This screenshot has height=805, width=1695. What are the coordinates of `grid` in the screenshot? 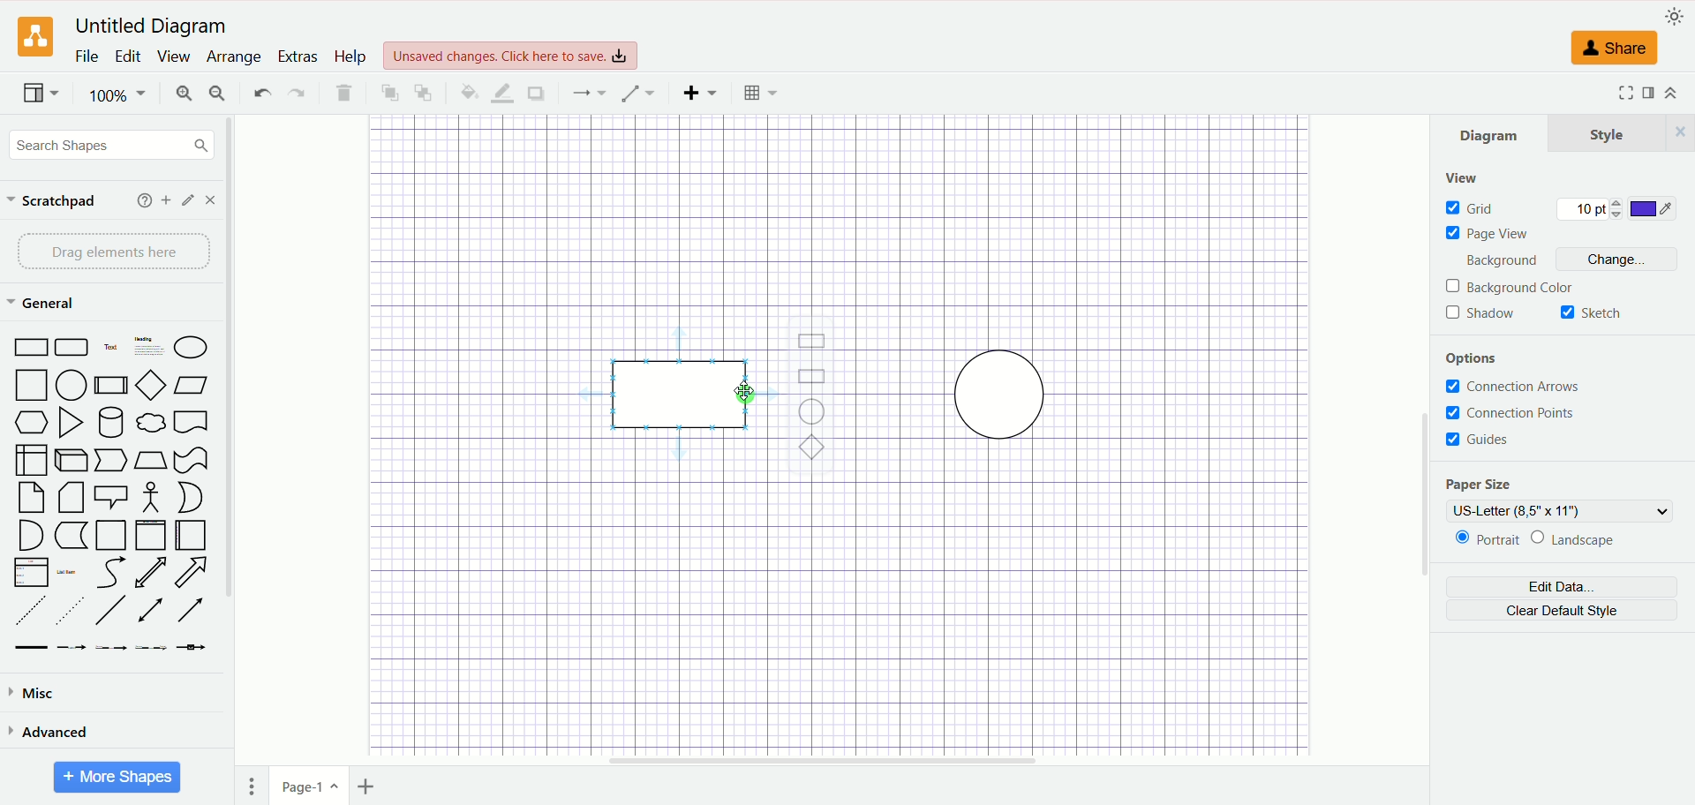 It's located at (1479, 207).